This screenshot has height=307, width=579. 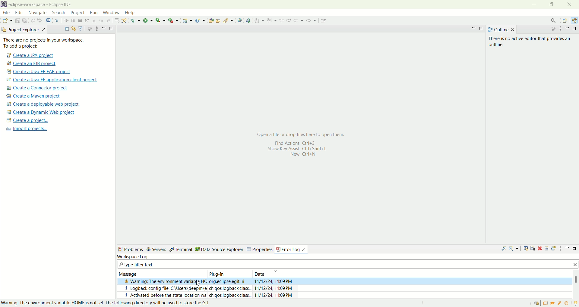 What do you see at coordinates (305, 133) in the screenshot?
I see `open a file or drop files here to open them` at bounding box center [305, 133].